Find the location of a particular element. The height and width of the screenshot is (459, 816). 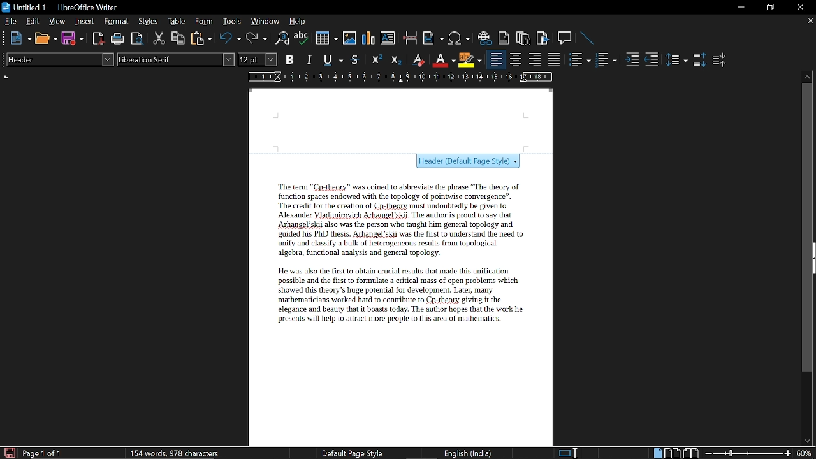

page style Page style is located at coordinates (354, 453).